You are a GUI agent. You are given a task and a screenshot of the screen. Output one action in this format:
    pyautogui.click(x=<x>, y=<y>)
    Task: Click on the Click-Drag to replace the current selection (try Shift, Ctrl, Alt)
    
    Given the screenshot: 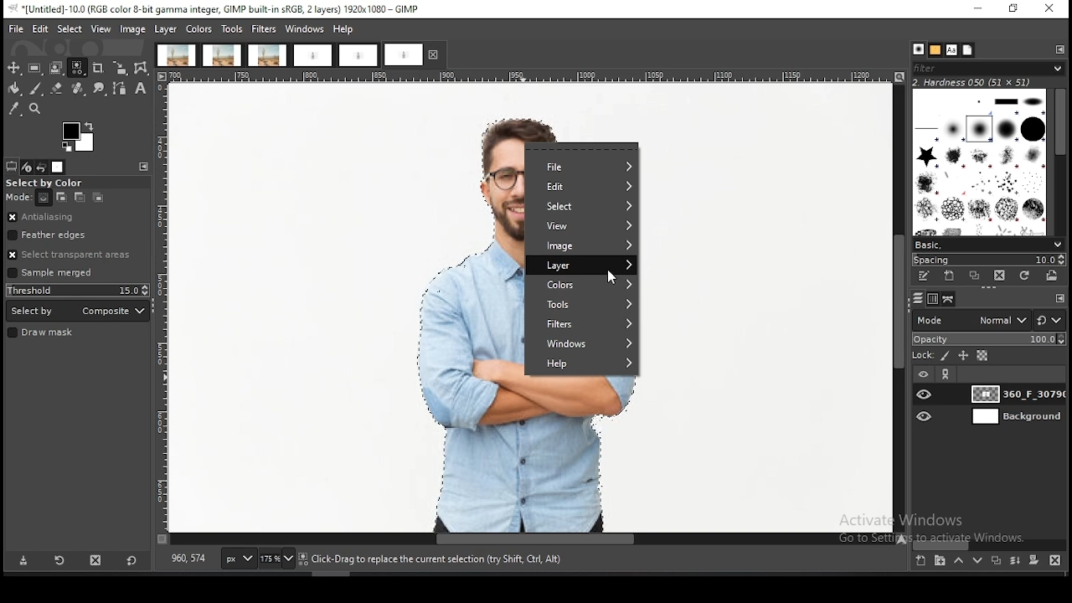 What is the action you would take?
    pyautogui.click(x=435, y=559)
    